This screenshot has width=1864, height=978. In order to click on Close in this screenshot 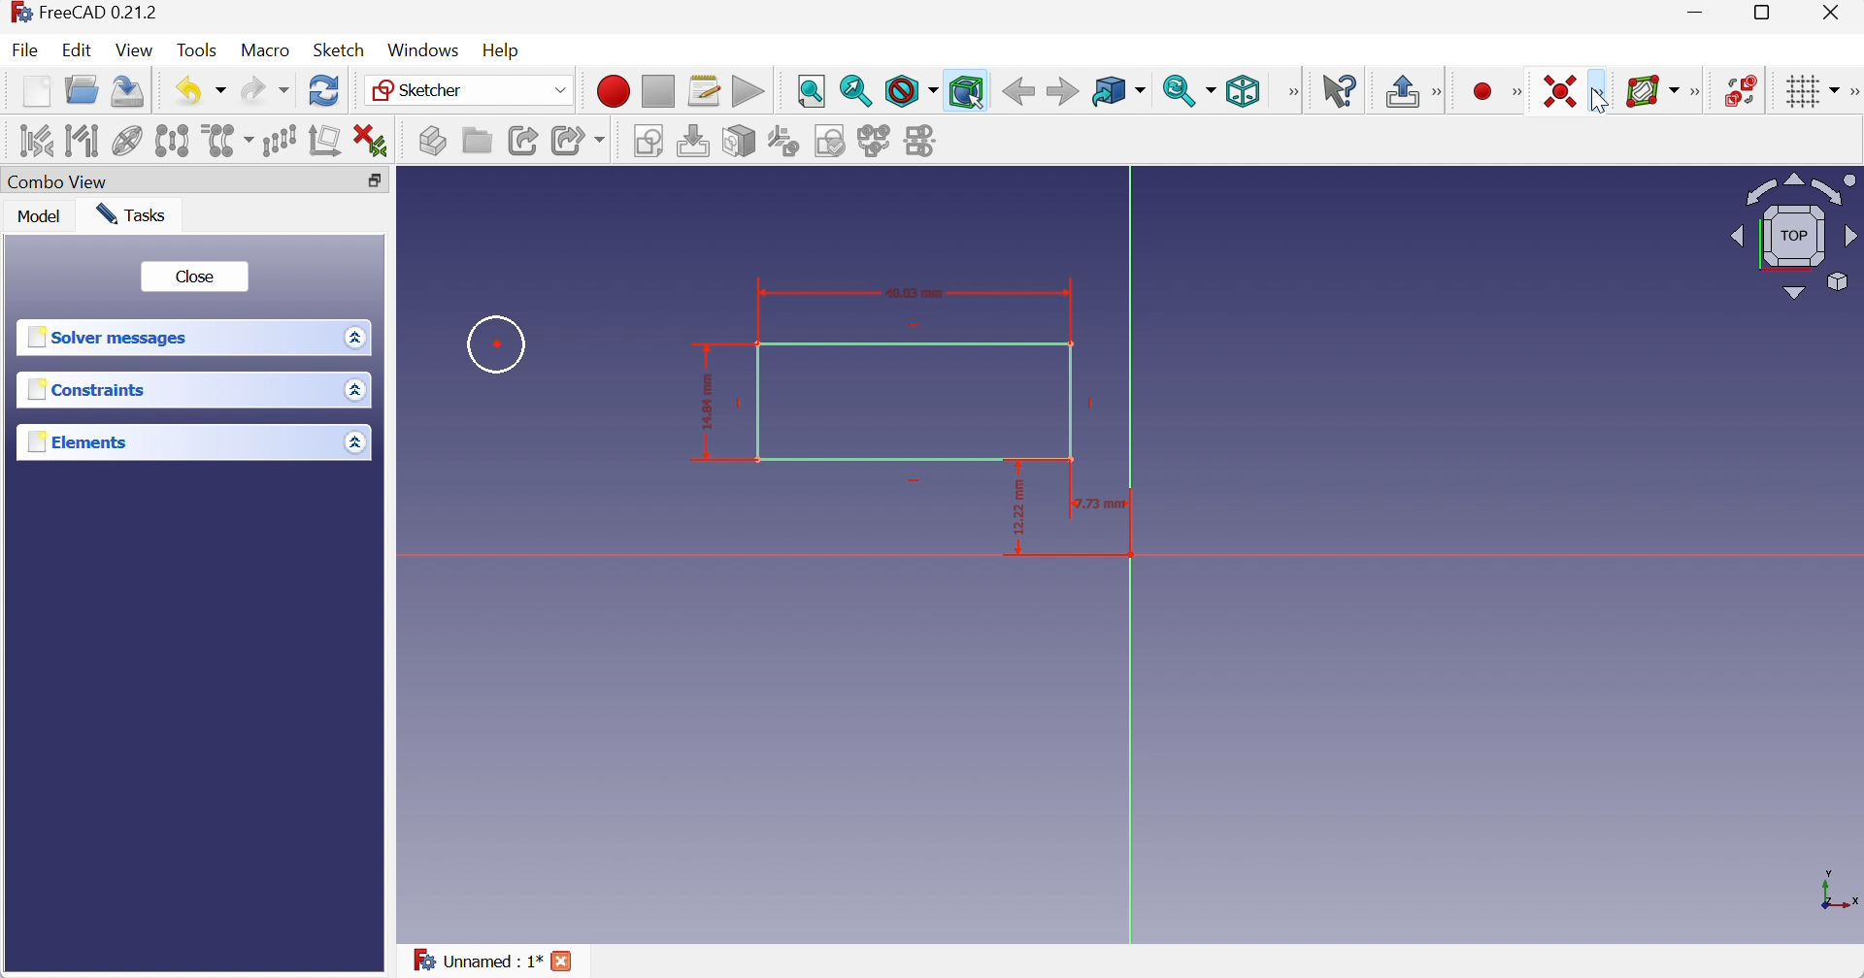, I will do `click(563, 962)`.